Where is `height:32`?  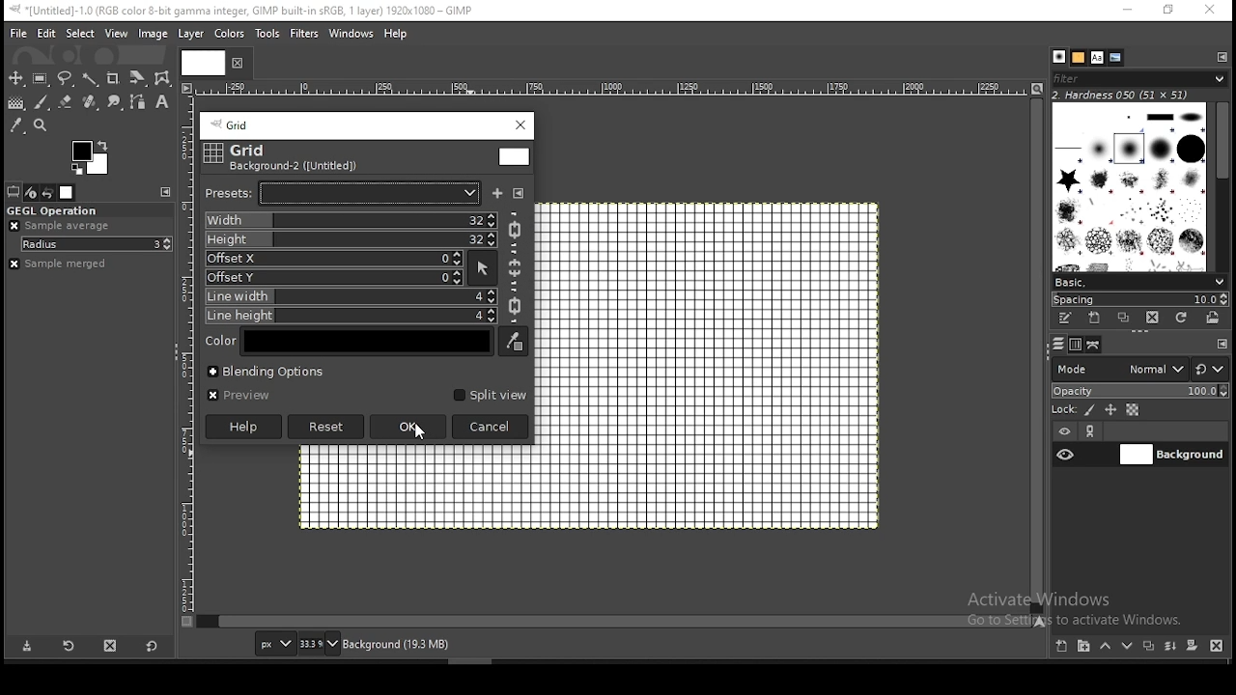 height:32 is located at coordinates (351, 239).